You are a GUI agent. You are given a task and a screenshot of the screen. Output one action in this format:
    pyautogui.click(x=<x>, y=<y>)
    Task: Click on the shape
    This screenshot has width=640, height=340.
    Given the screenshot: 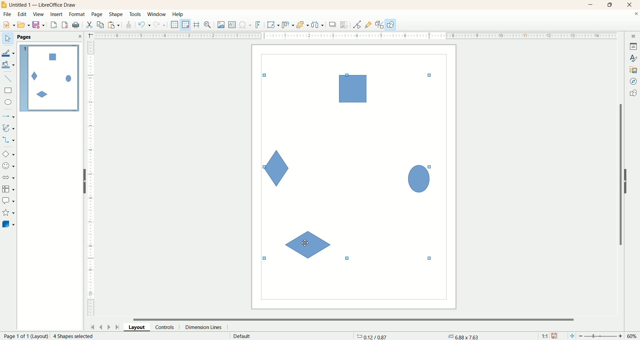 What is the action you would take?
    pyautogui.click(x=116, y=15)
    